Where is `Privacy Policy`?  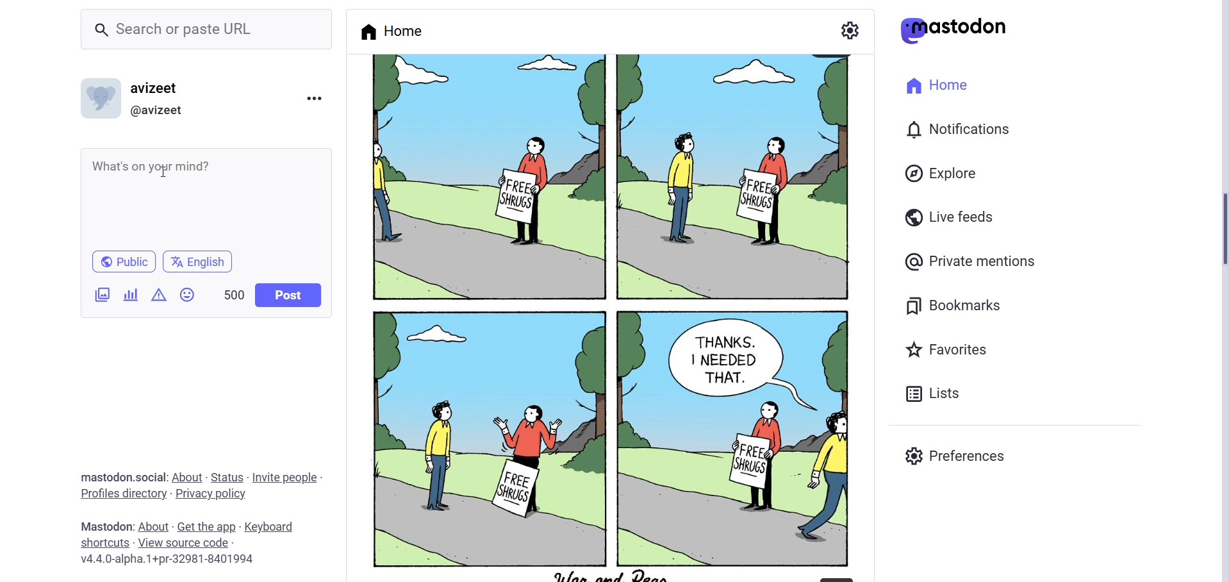
Privacy Policy is located at coordinates (211, 494).